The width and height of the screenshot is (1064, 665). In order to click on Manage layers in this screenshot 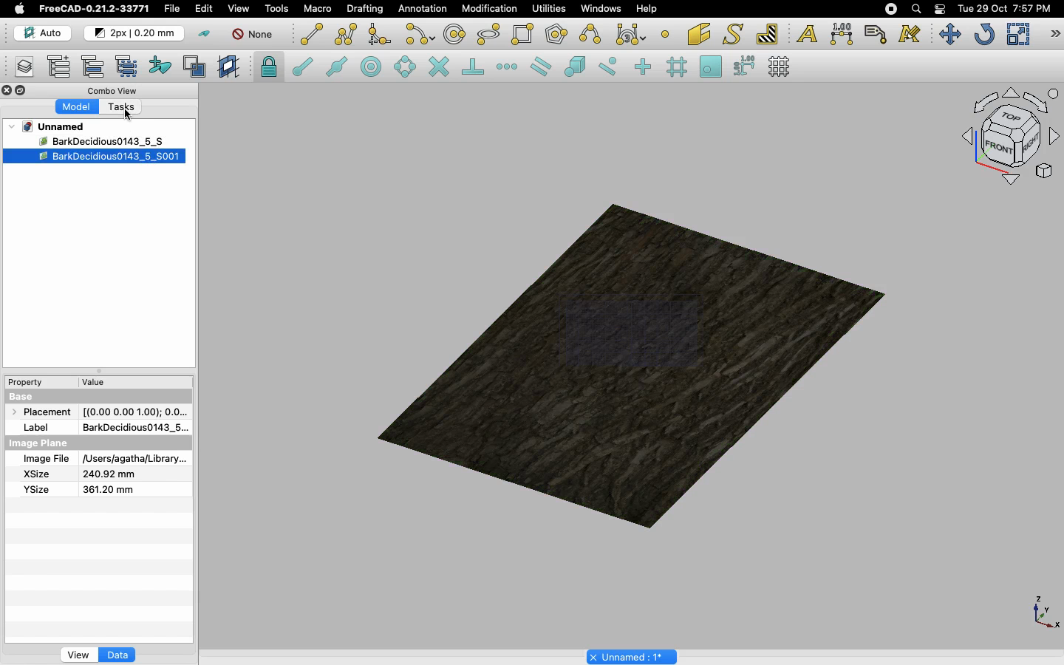, I will do `click(19, 68)`.